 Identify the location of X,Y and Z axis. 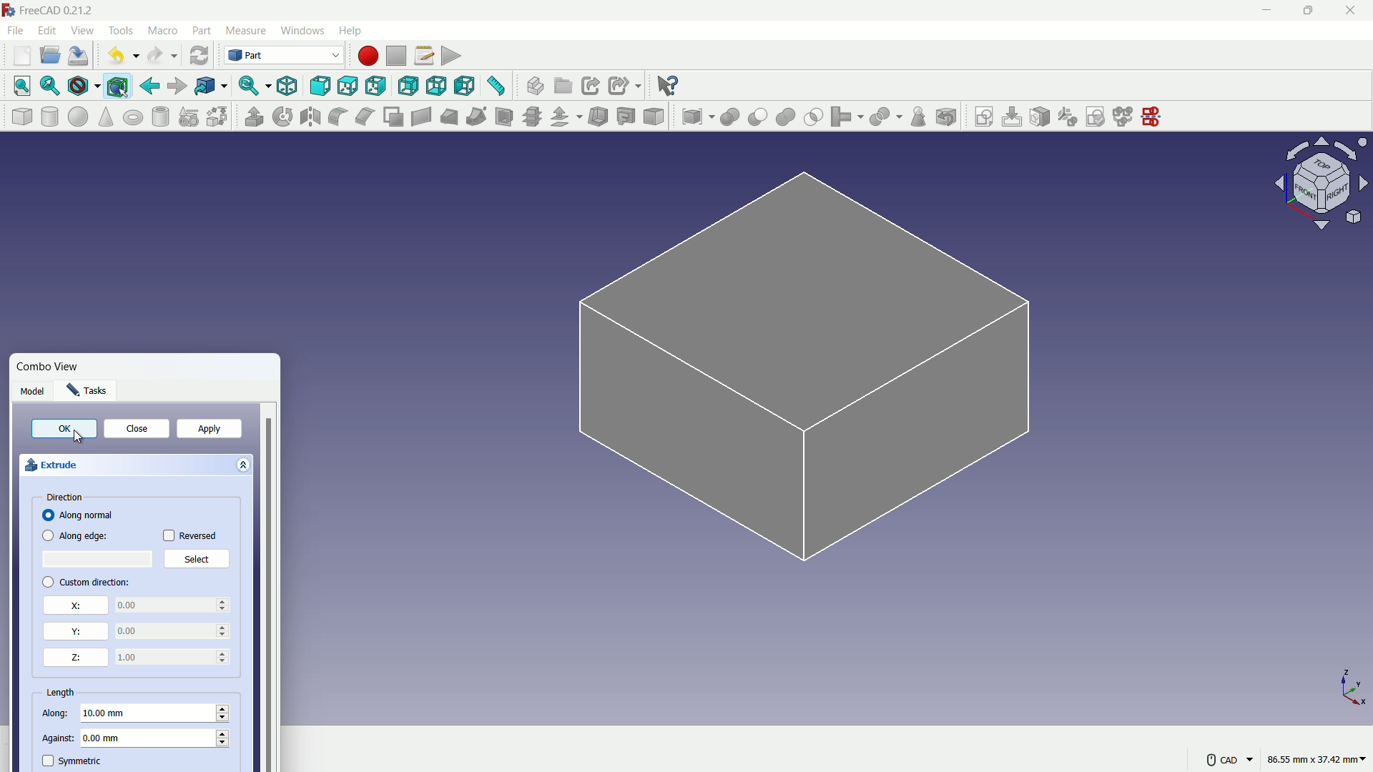
(1342, 686).